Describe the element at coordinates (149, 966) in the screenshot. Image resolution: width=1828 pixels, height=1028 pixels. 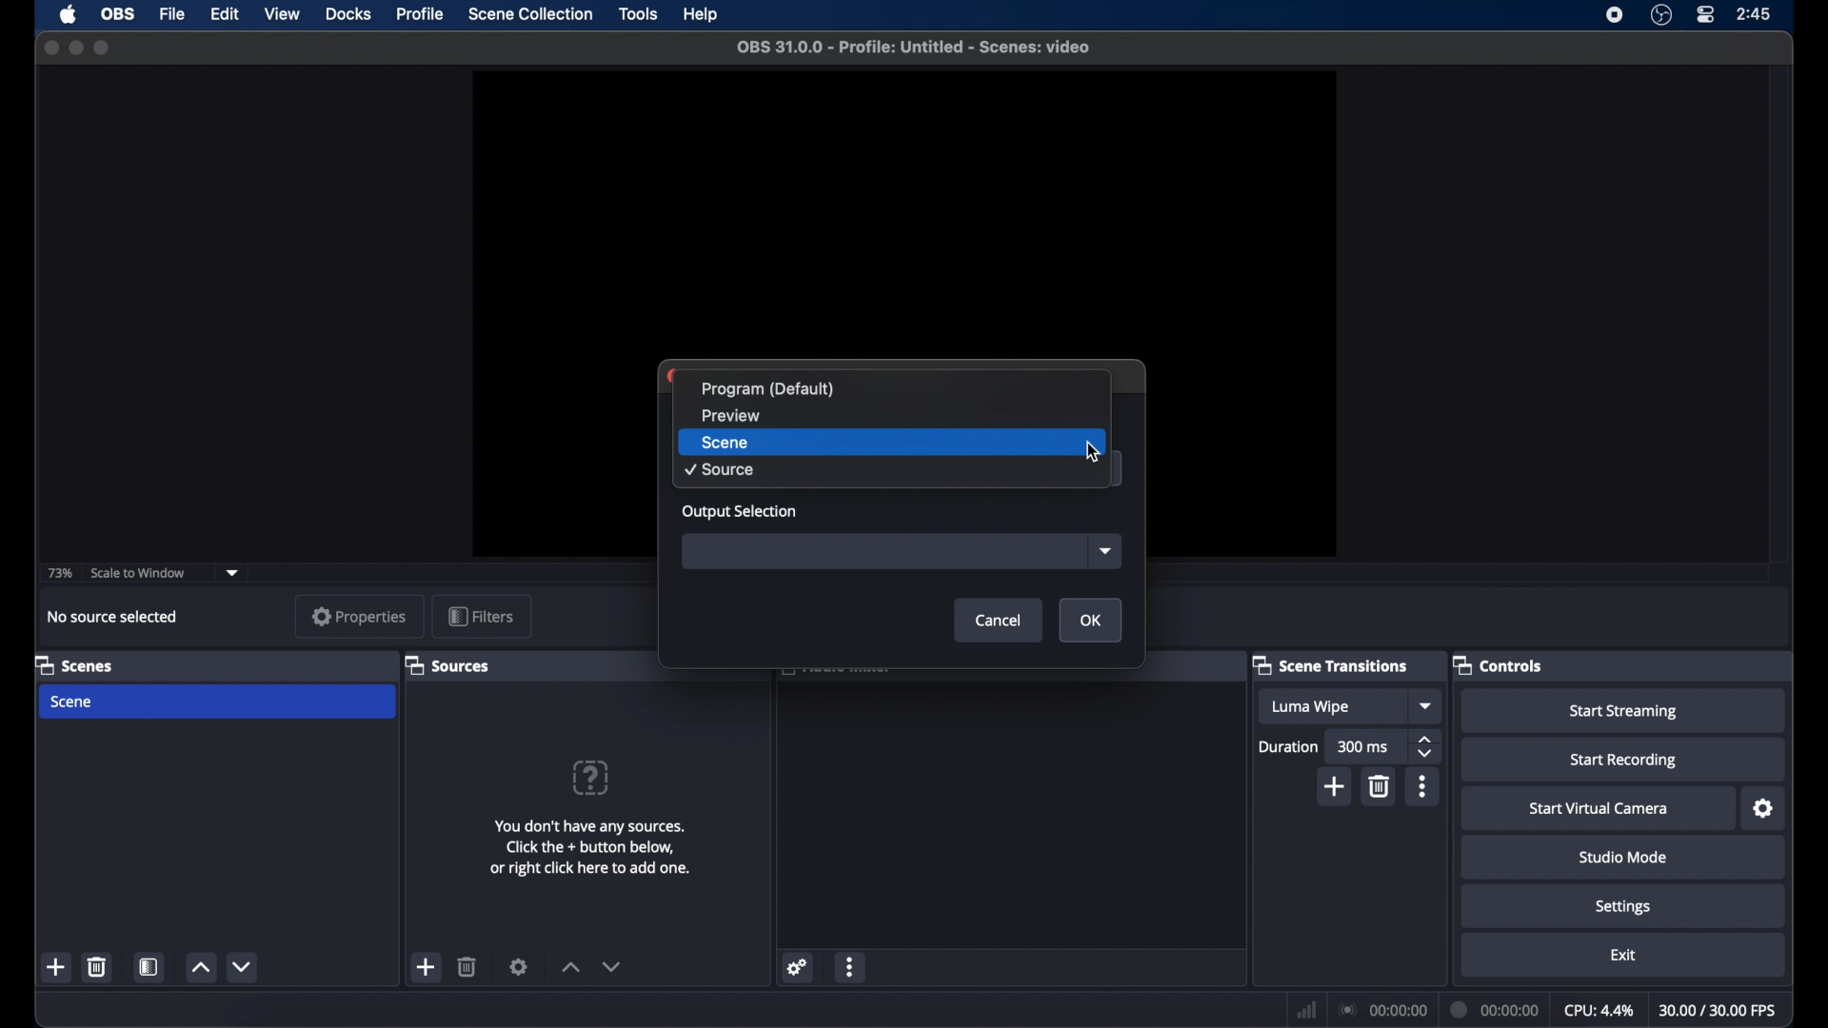
I see `scene filters` at that location.